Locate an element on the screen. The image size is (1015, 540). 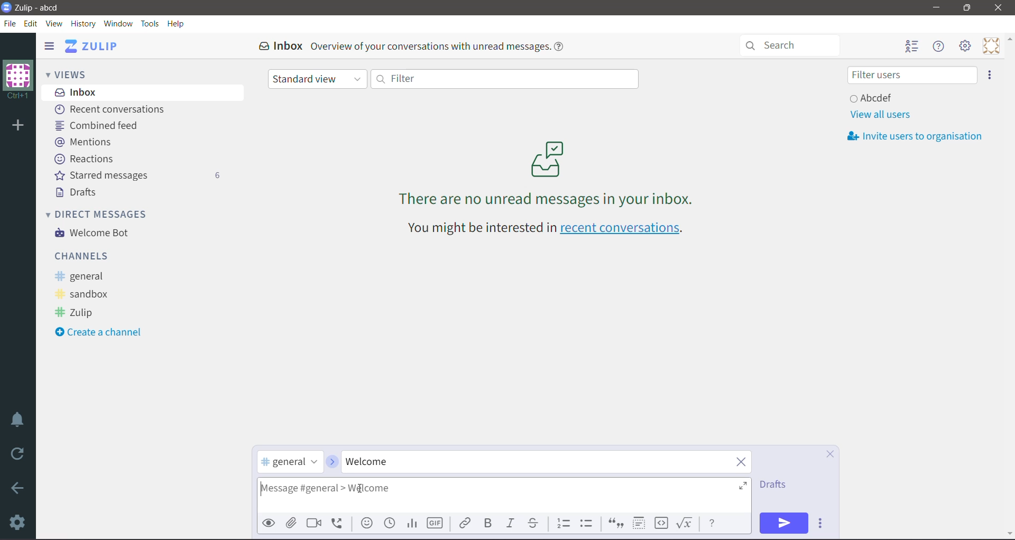
Hide Menu is located at coordinates (939, 46).